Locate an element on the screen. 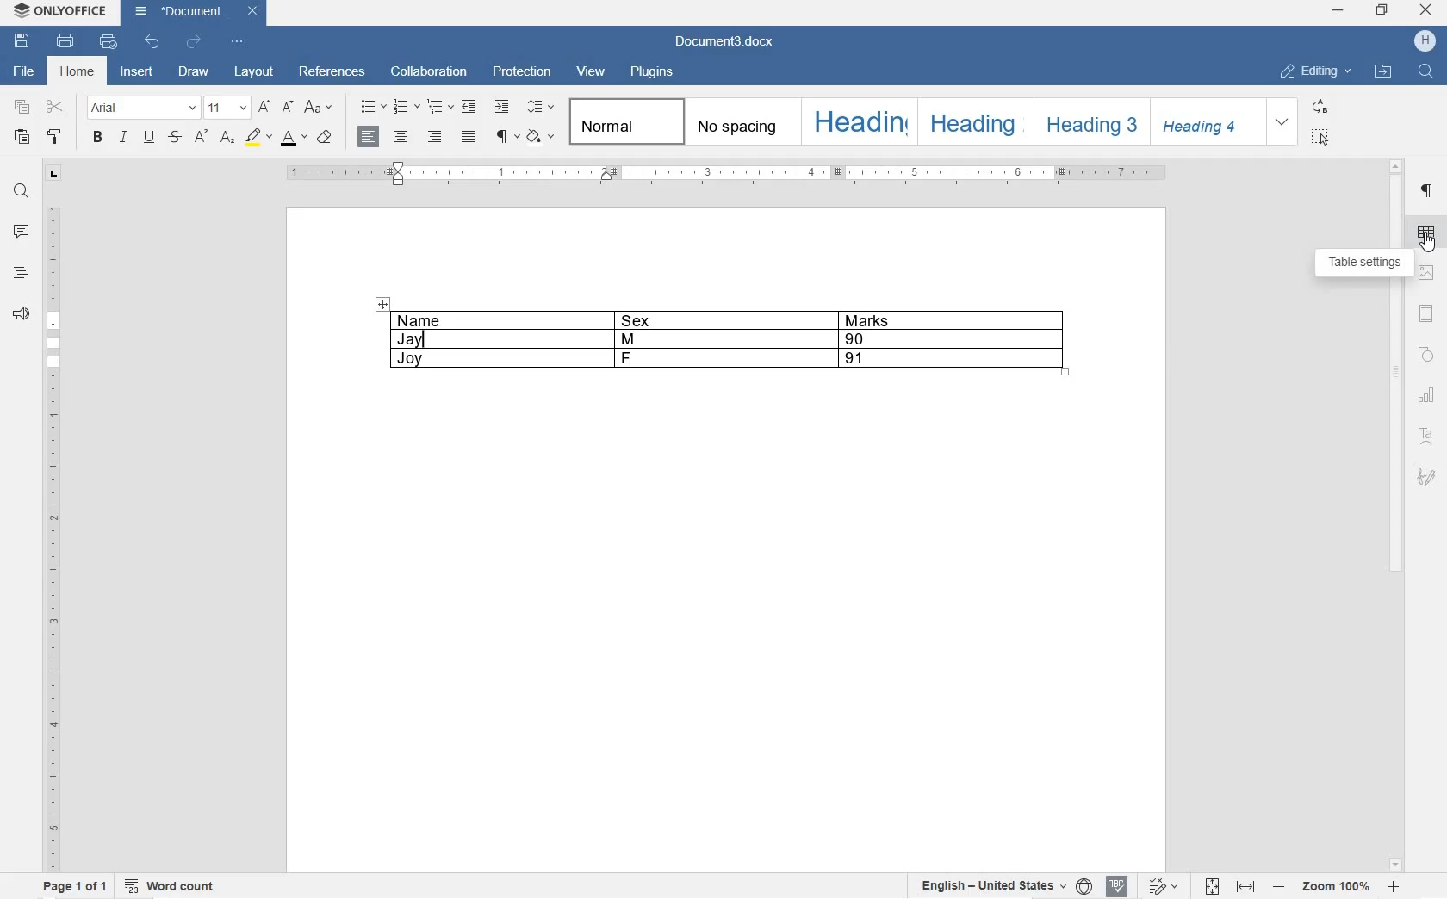 The height and width of the screenshot is (899, 1447). PROTECTION is located at coordinates (523, 75).